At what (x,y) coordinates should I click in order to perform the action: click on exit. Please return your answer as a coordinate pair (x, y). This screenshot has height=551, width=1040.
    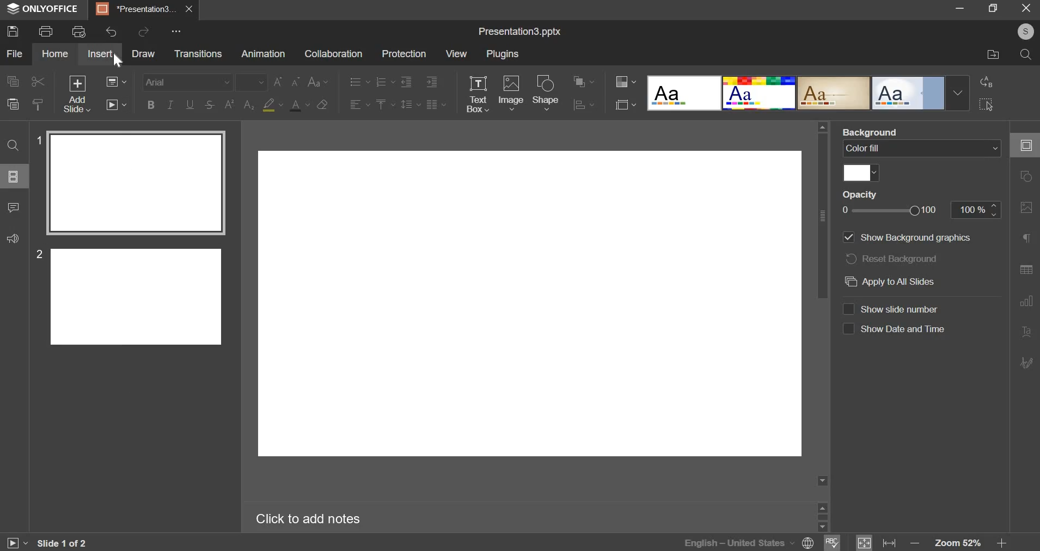
    Looking at the image, I should click on (1027, 8).